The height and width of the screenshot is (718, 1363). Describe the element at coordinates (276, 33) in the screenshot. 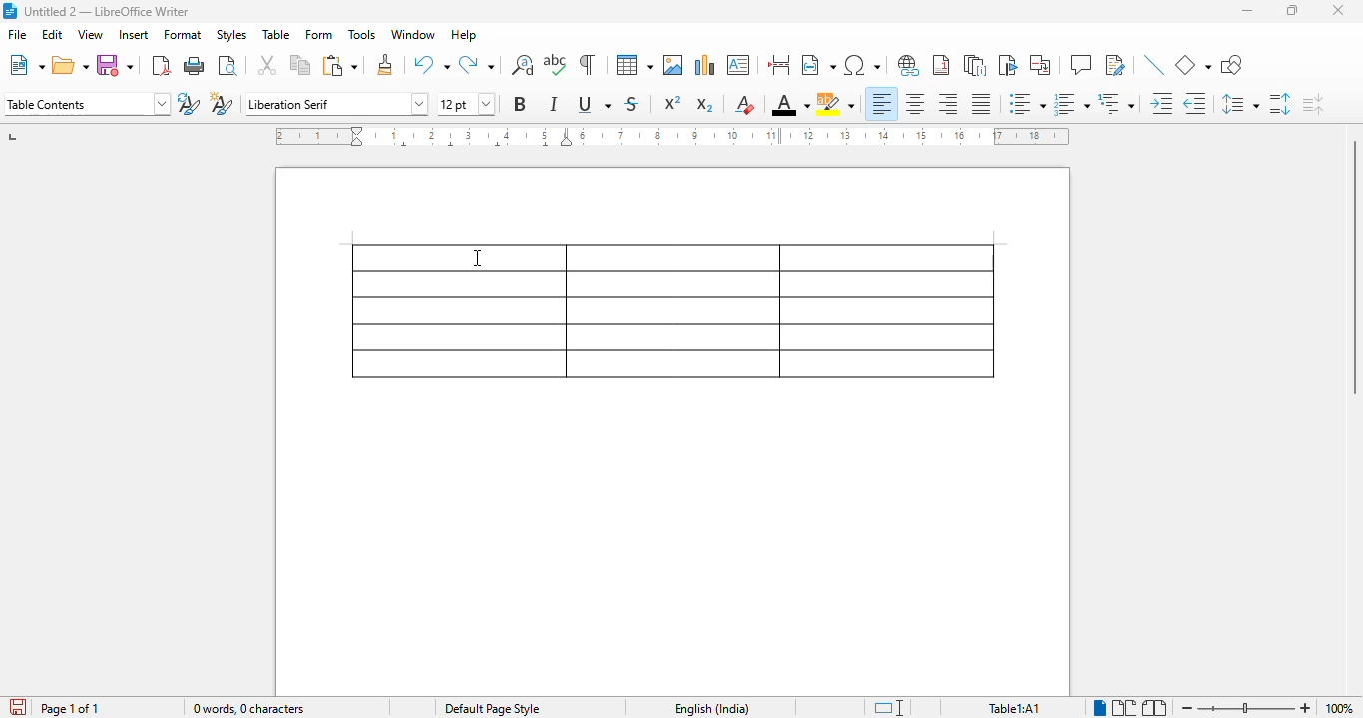

I see `table` at that location.